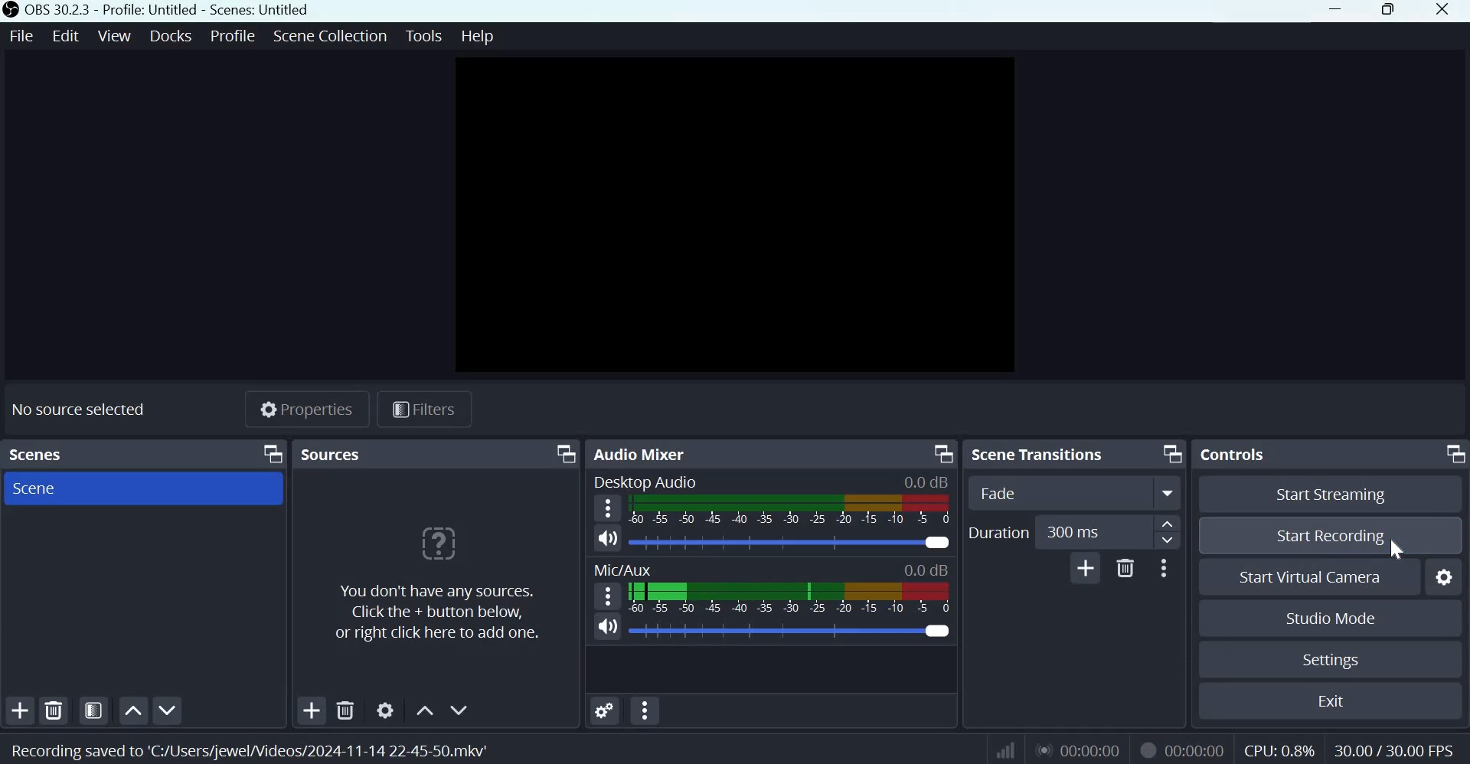 The image size is (1470, 764). I want to click on 300 ms, so click(1096, 531).